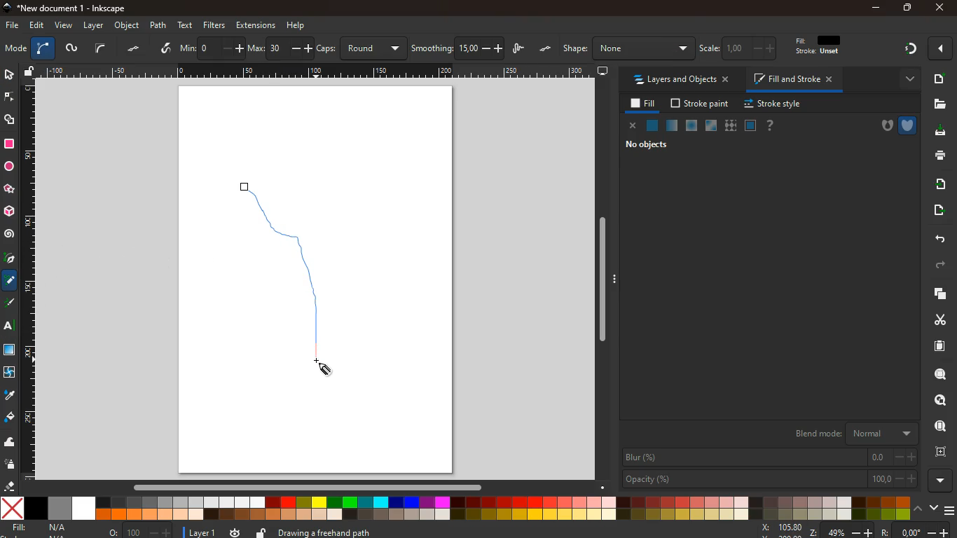 Image resolution: width=957 pixels, height=538 pixels. What do you see at coordinates (857, 434) in the screenshot?
I see `blend mode` at bounding box center [857, 434].